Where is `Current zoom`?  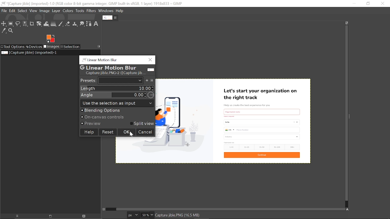
Current zoom is located at coordinates (144, 215).